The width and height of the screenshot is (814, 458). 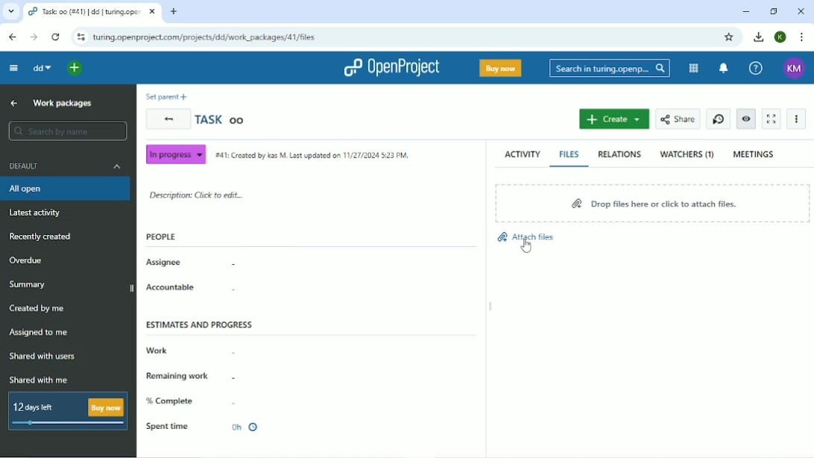 What do you see at coordinates (173, 401) in the screenshot?
I see `% Complete` at bounding box center [173, 401].